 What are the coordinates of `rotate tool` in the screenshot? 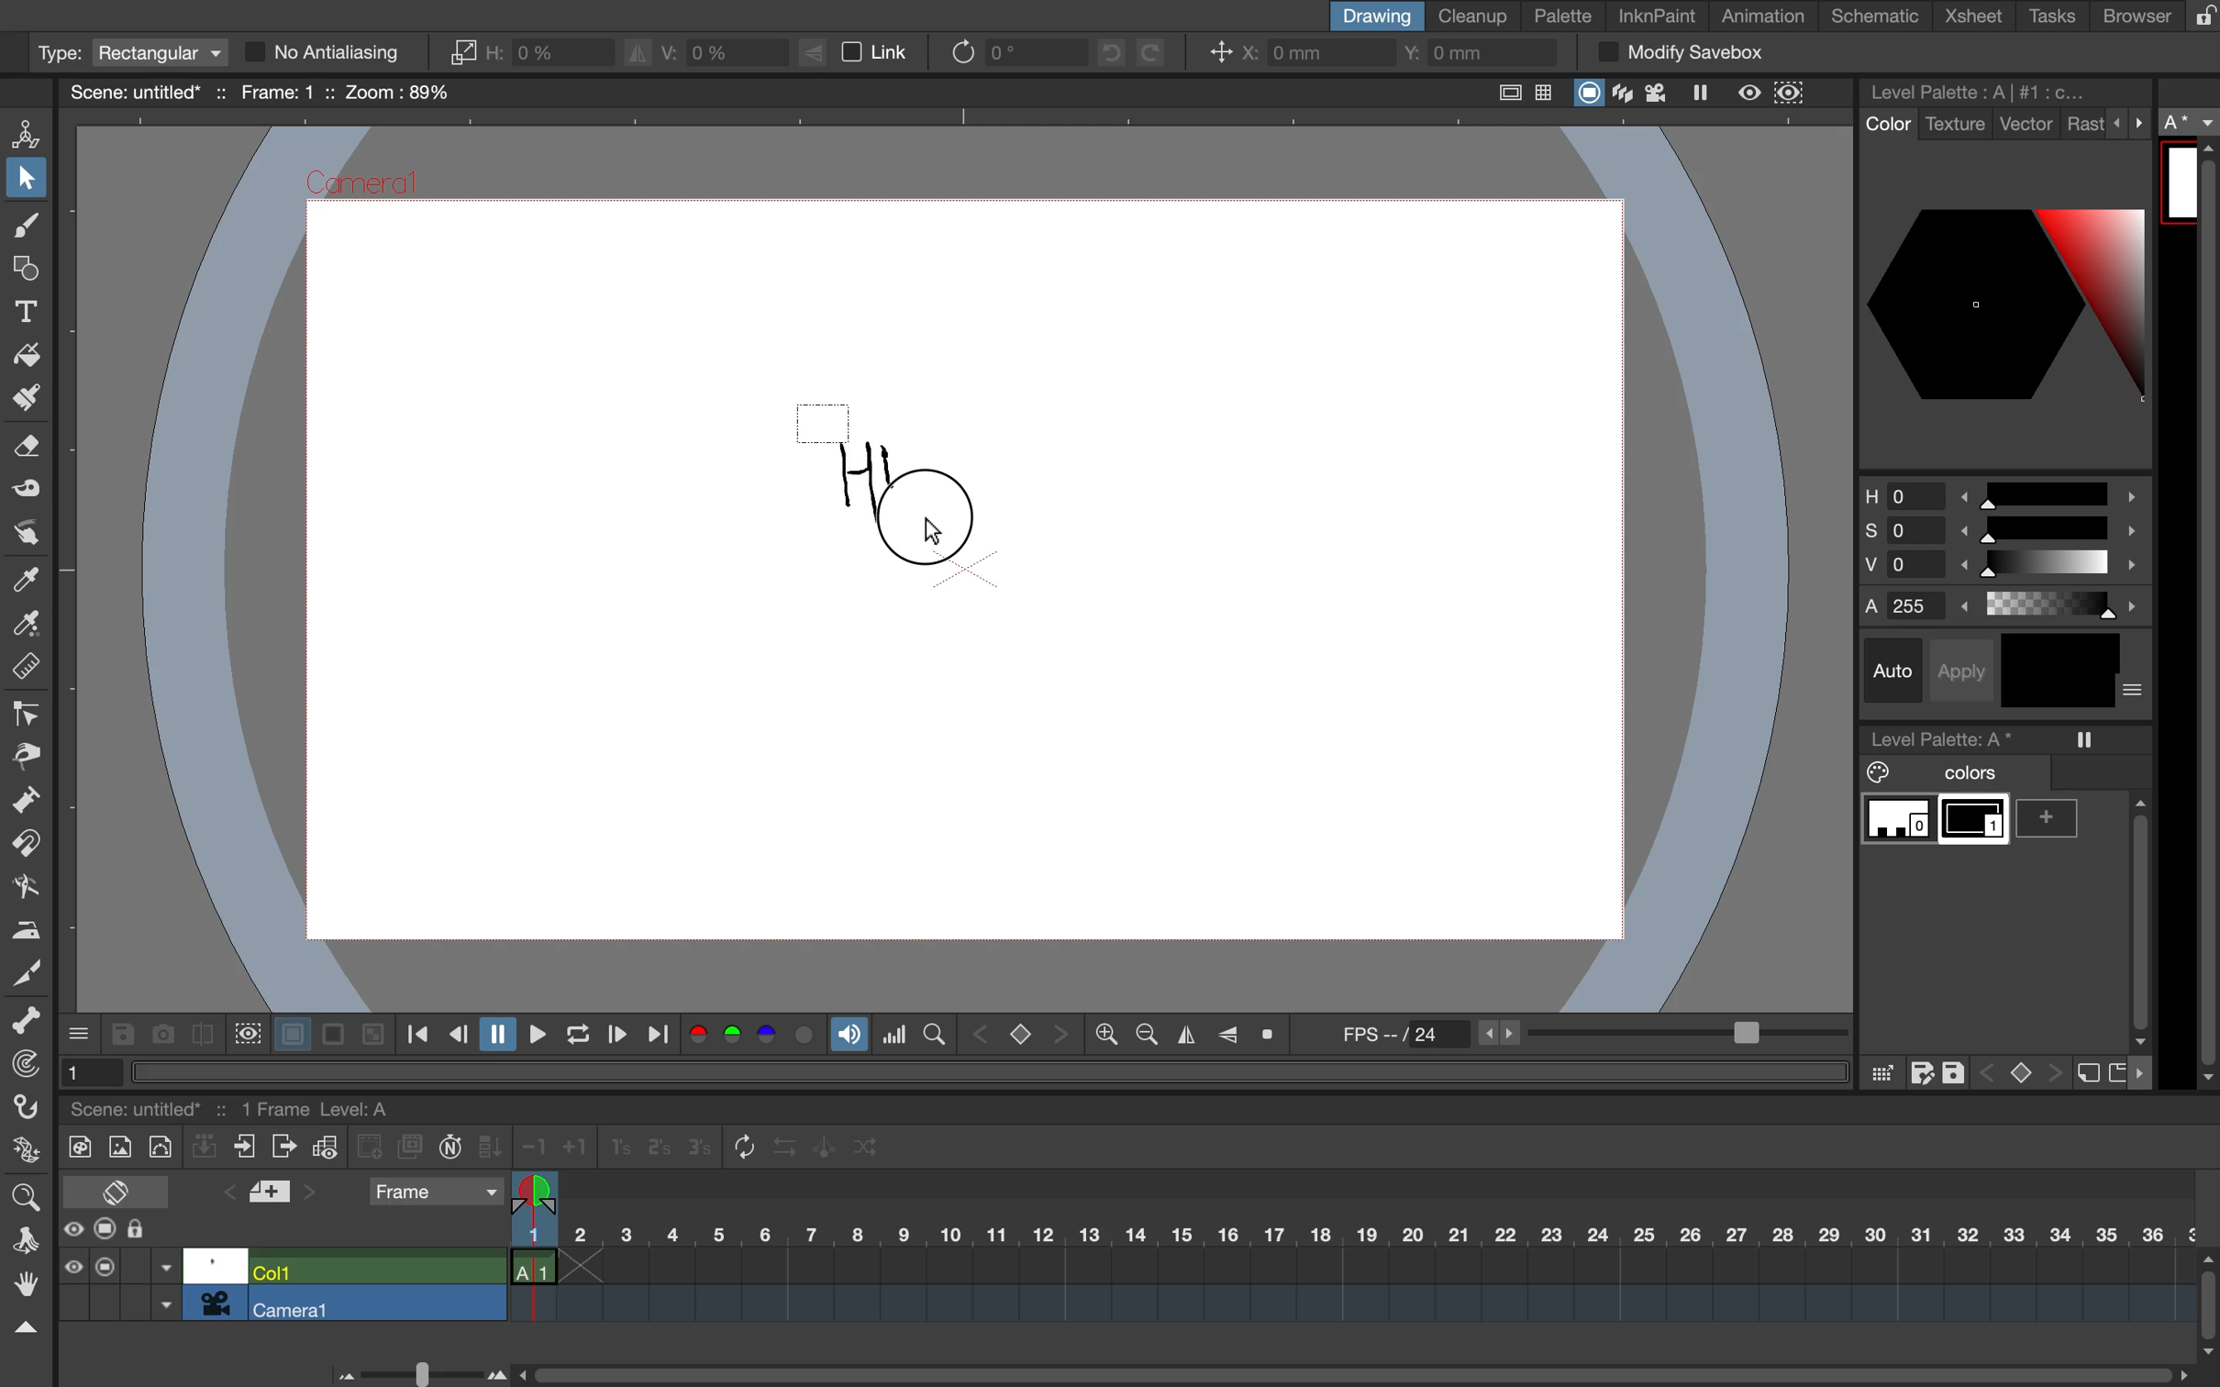 It's located at (19, 1237).